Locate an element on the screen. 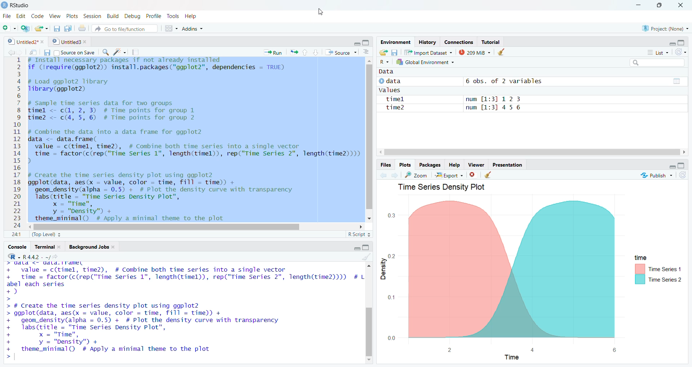  Document Outline is located at coordinates (365, 51).